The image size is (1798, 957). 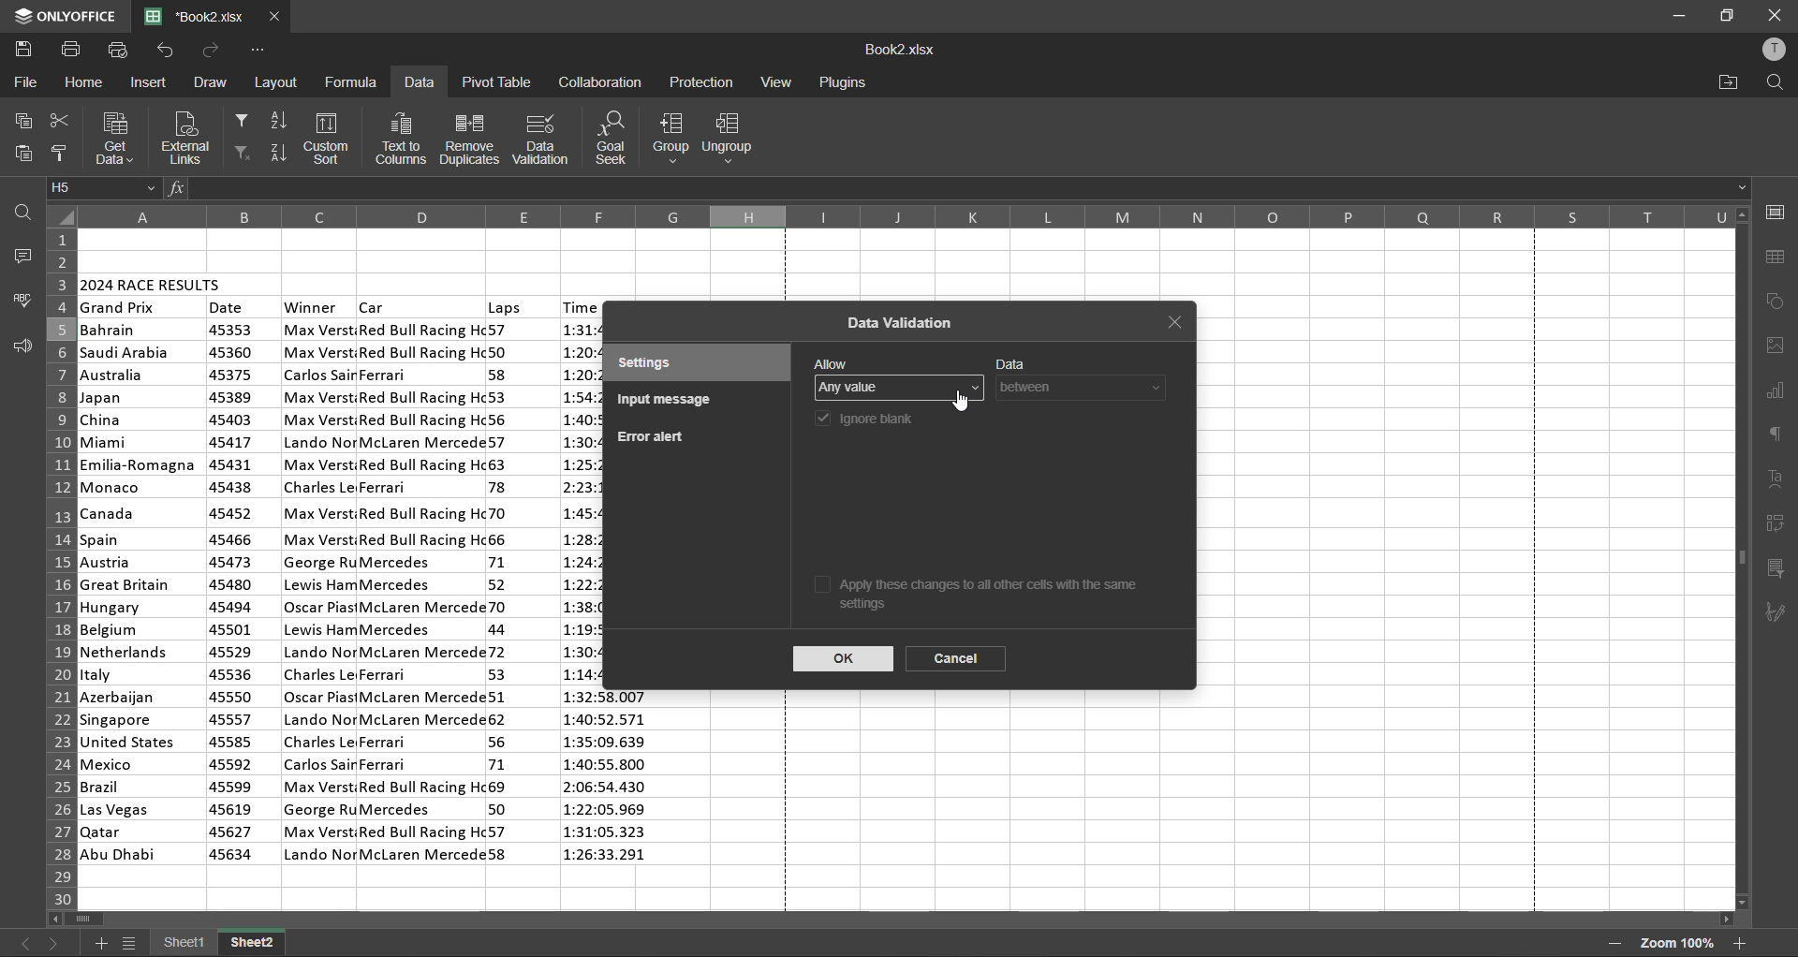 I want to click on laps, so click(x=505, y=307).